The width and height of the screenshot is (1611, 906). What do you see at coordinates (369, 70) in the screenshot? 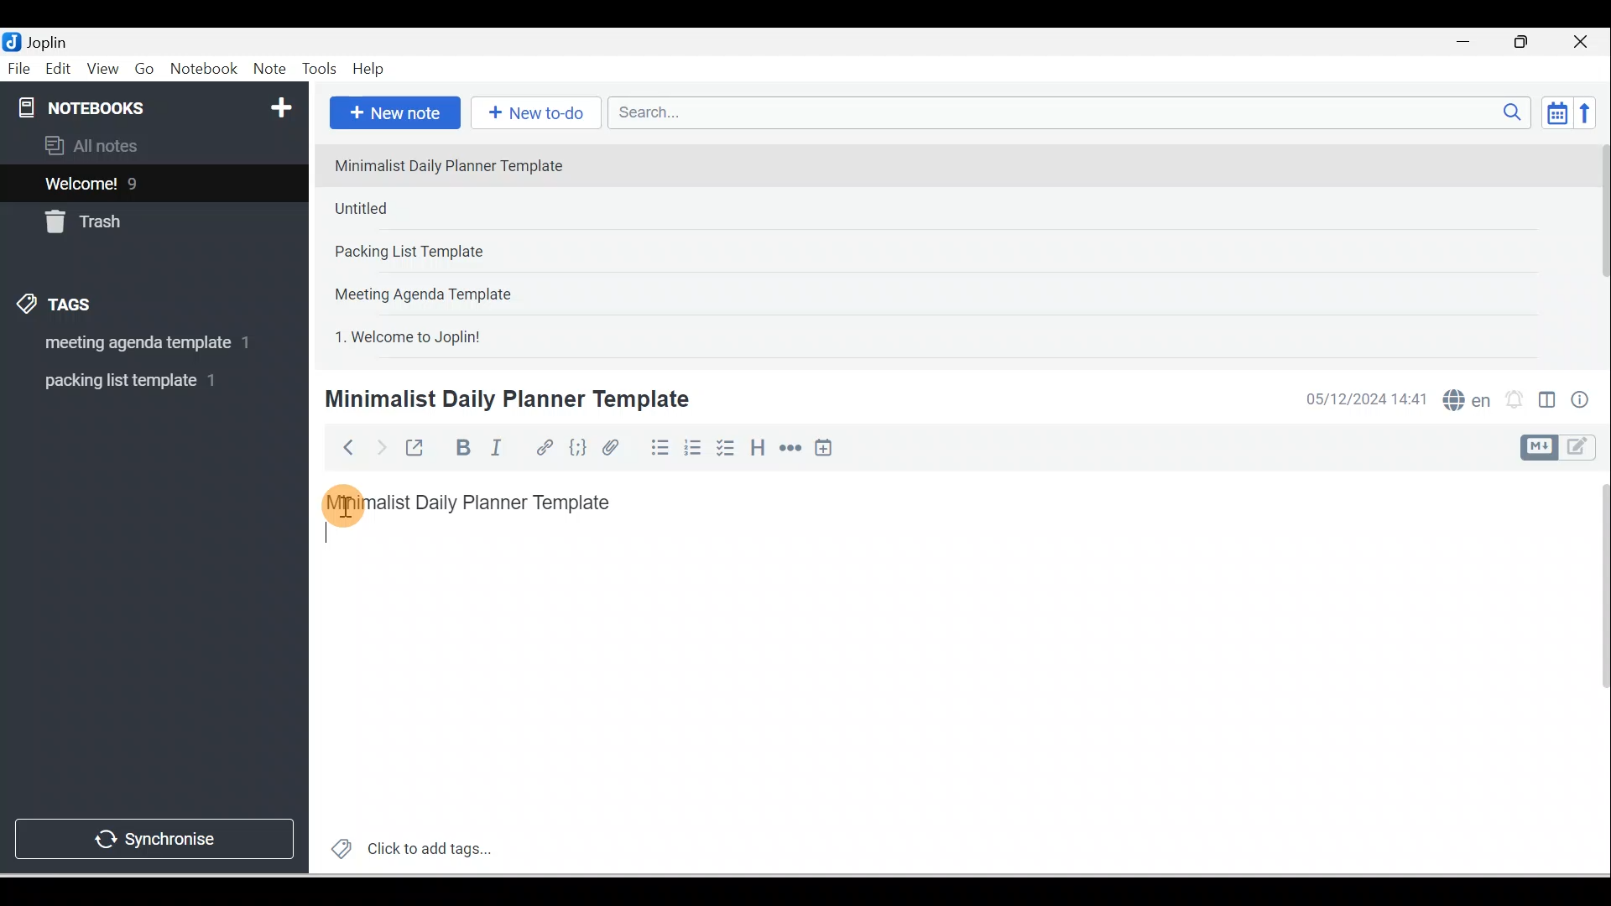
I see `Help` at bounding box center [369, 70].